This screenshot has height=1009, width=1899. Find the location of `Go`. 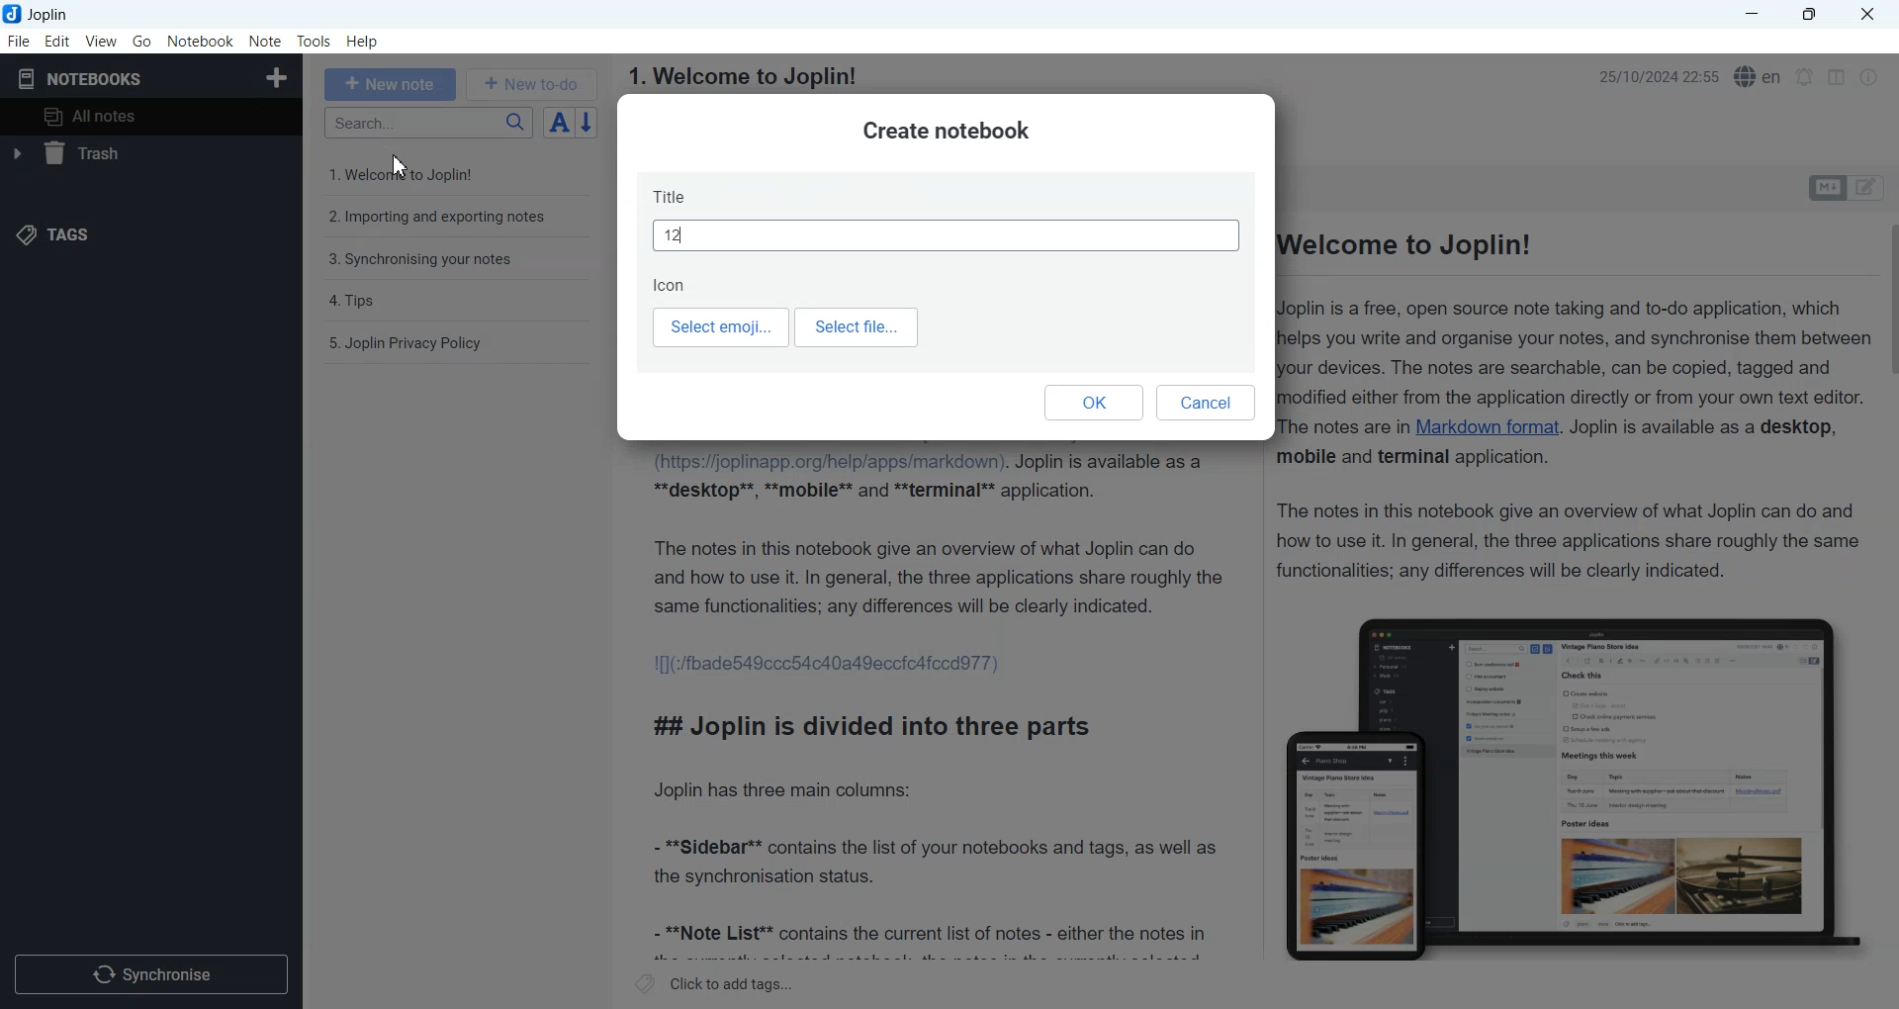

Go is located at coordinates (143, 41).